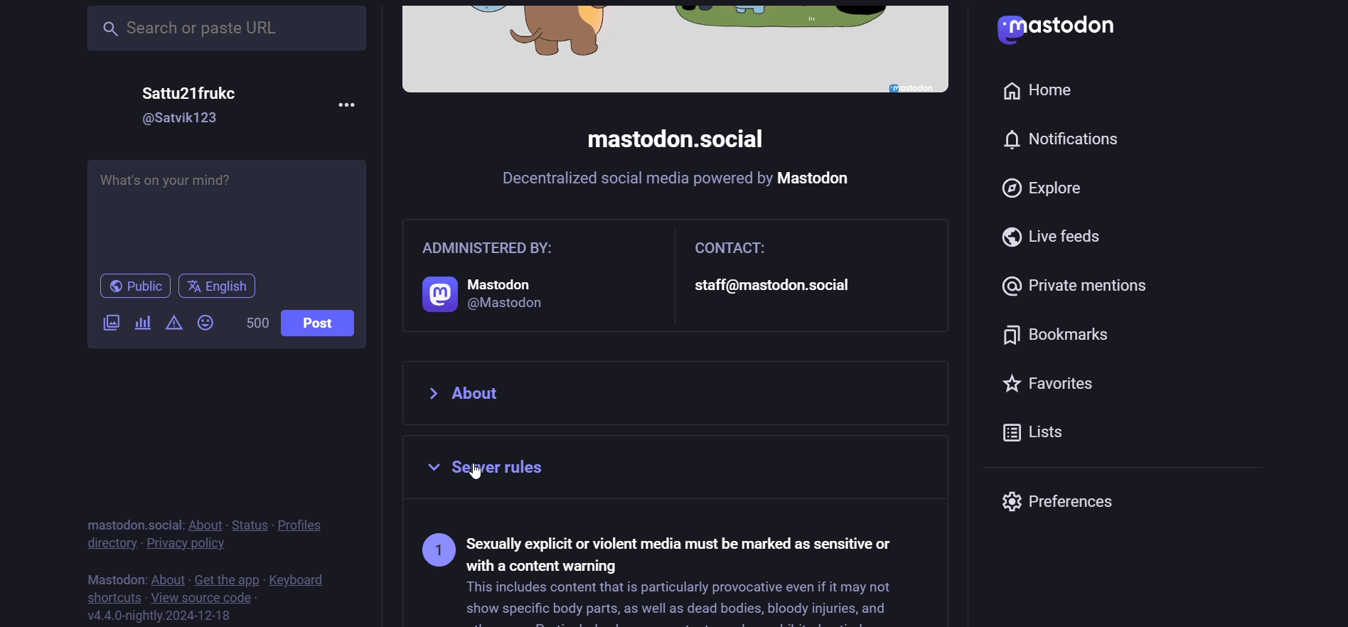 This screenshot has height=627, width=1348. What do you see at coordinates (511, 274) in the screenshot?
I see `administered by` at bounding box center [511, 274].